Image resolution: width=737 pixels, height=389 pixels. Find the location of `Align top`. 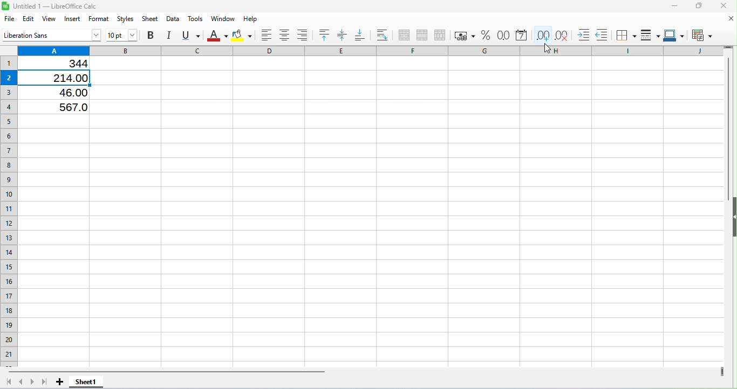

Align top is located at coordinates (326, 34).